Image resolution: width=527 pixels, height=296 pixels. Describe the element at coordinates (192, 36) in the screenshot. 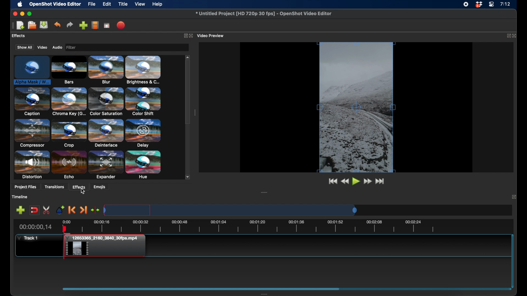

I see `close` at that location.